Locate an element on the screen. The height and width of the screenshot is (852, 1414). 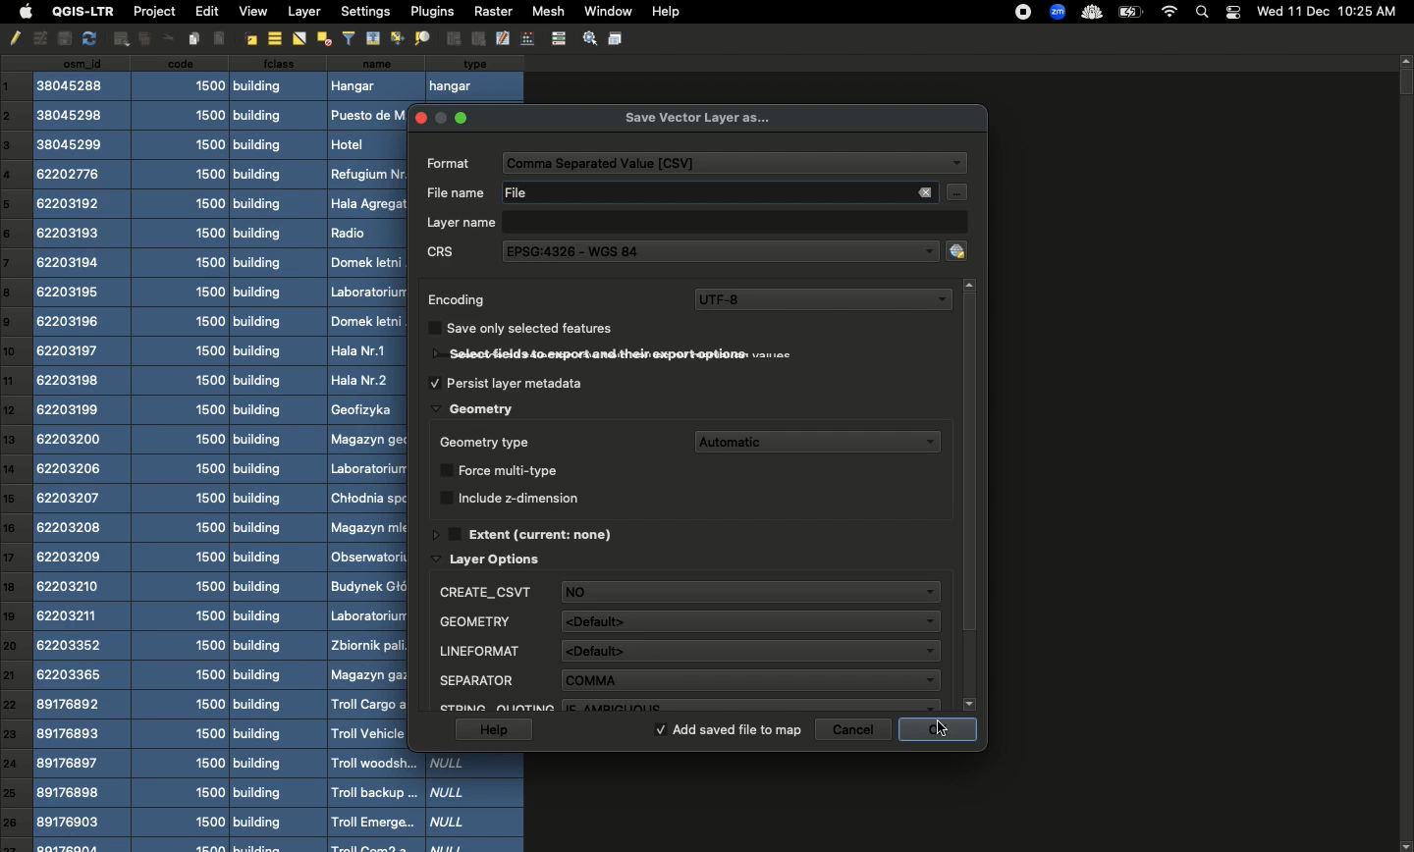
Geometry name is located at coordinates (688, 649).